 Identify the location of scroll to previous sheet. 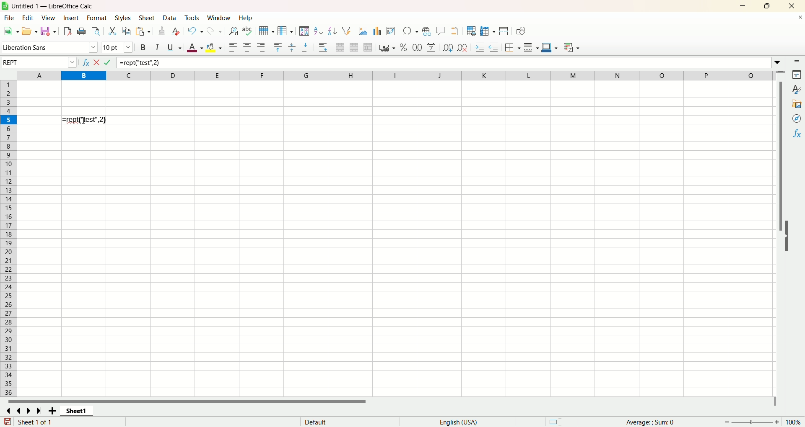
(21, 411).